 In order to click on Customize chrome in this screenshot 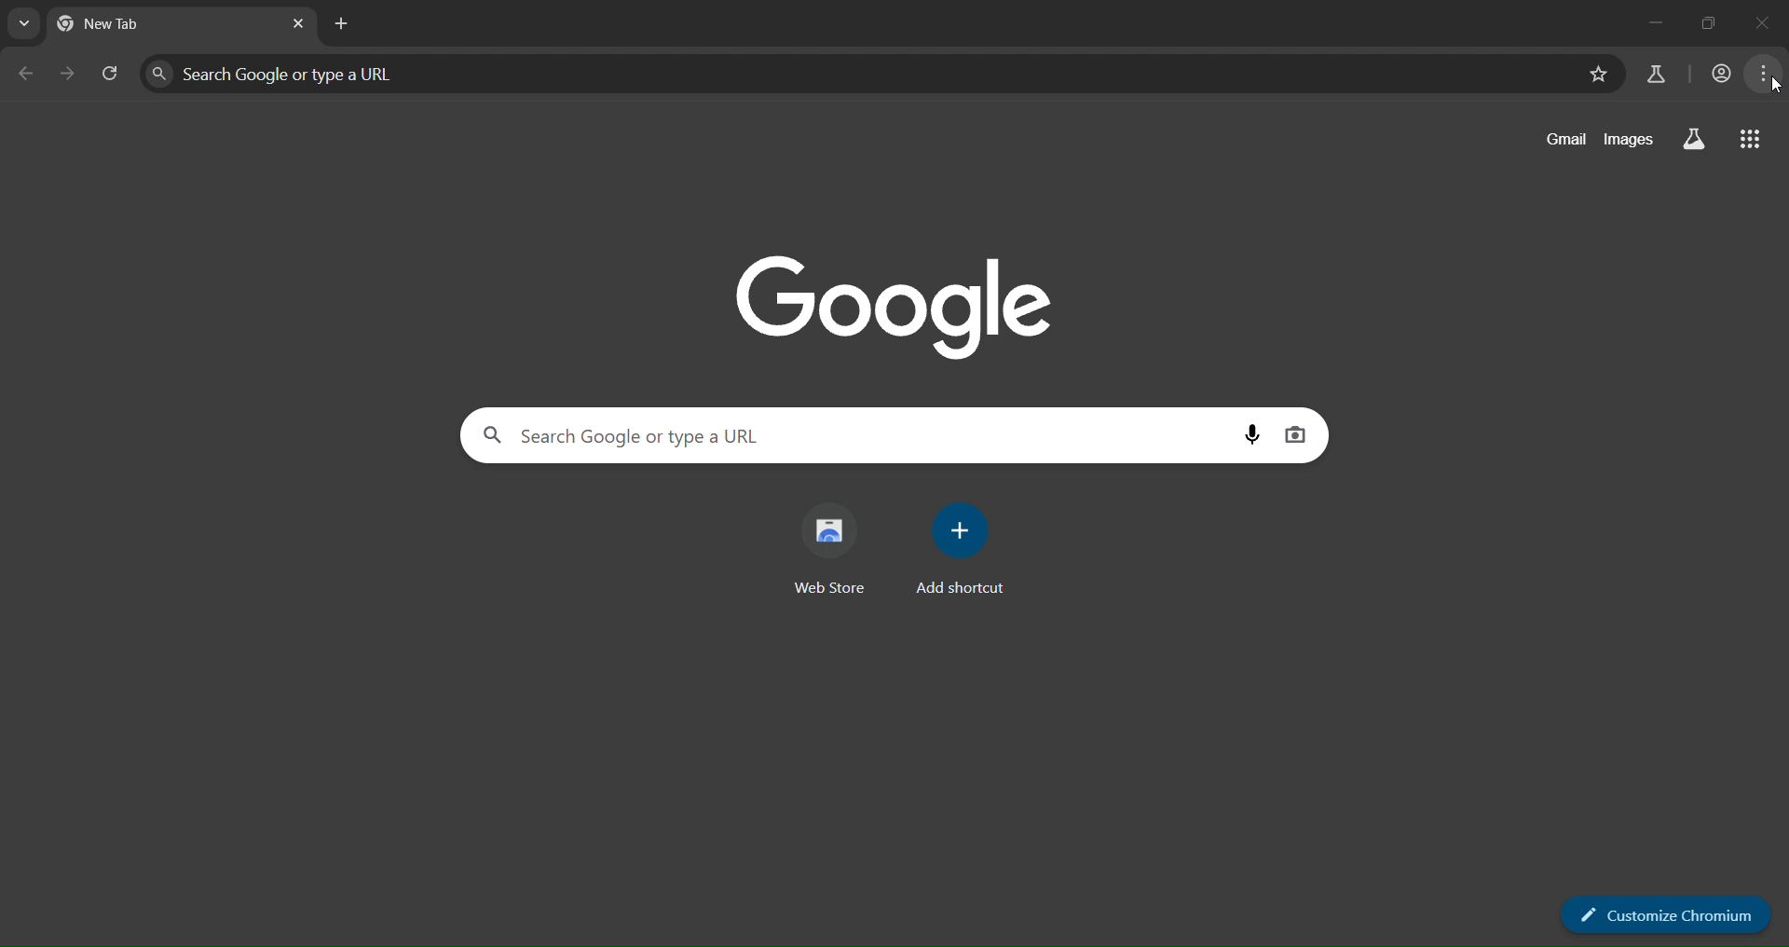, I will do `click(1662, 913)`.